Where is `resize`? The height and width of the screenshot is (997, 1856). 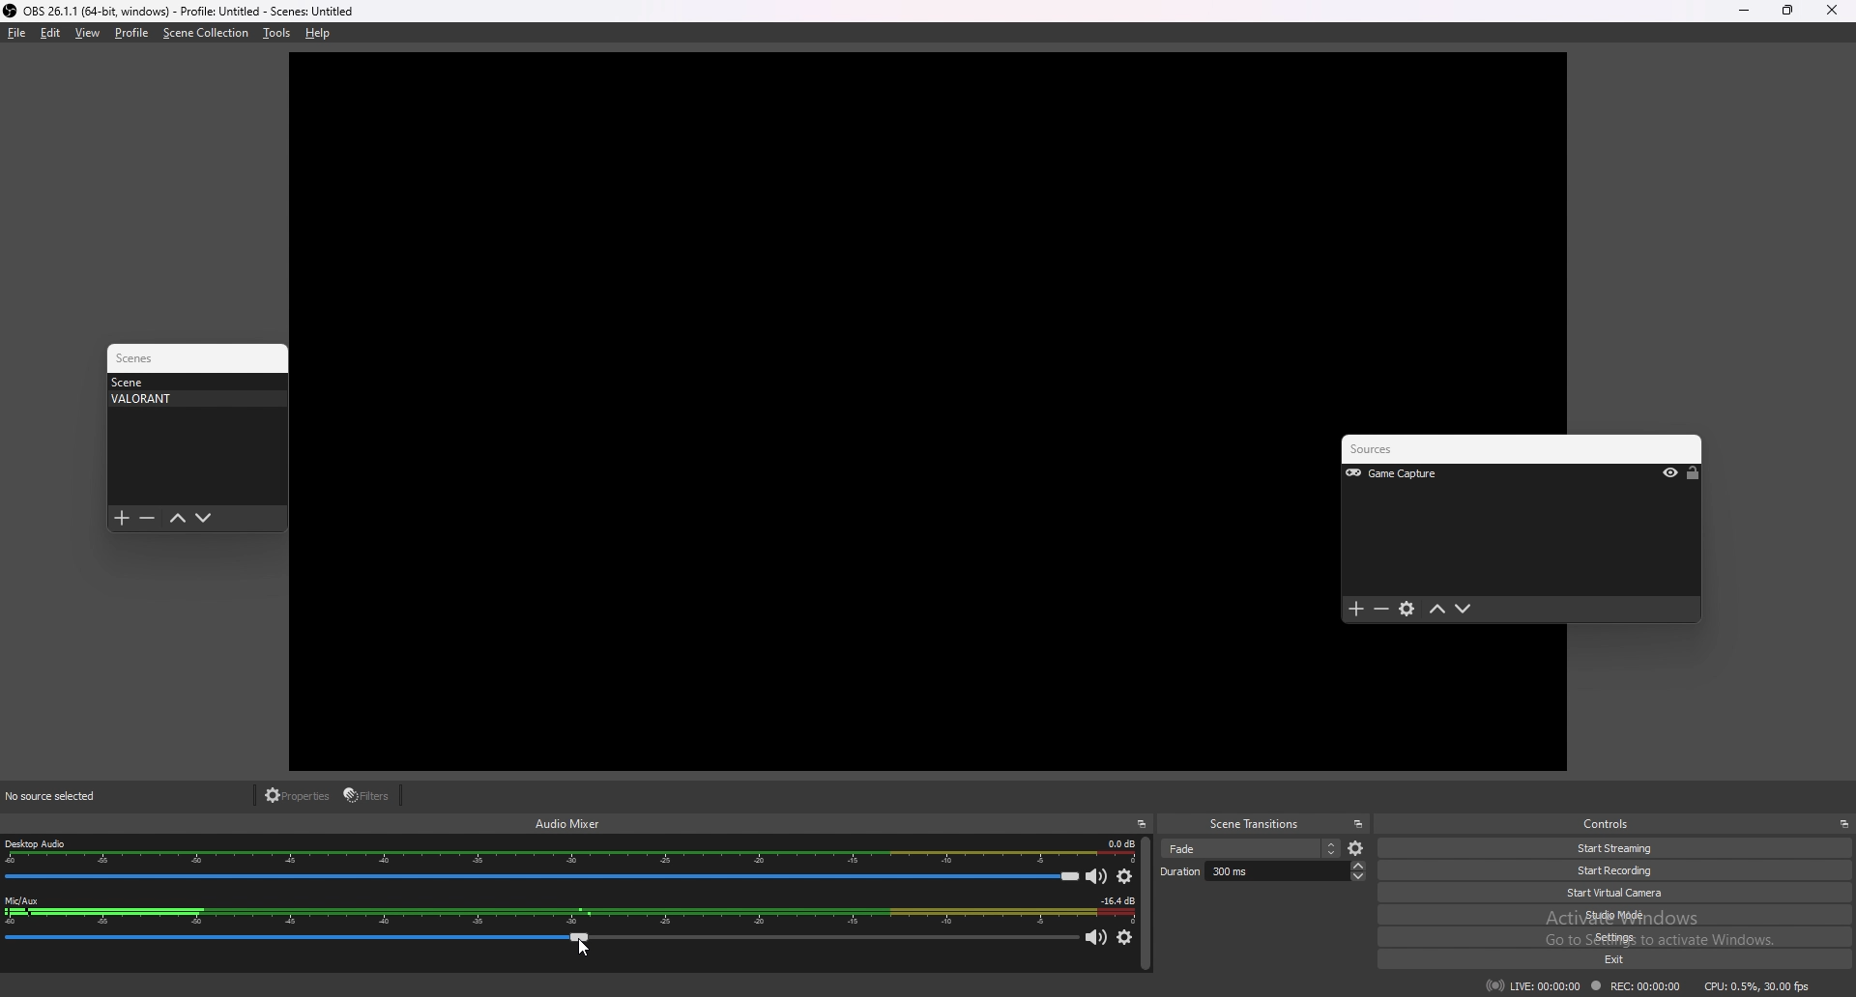
resize is located at coordinates (1787, 10).